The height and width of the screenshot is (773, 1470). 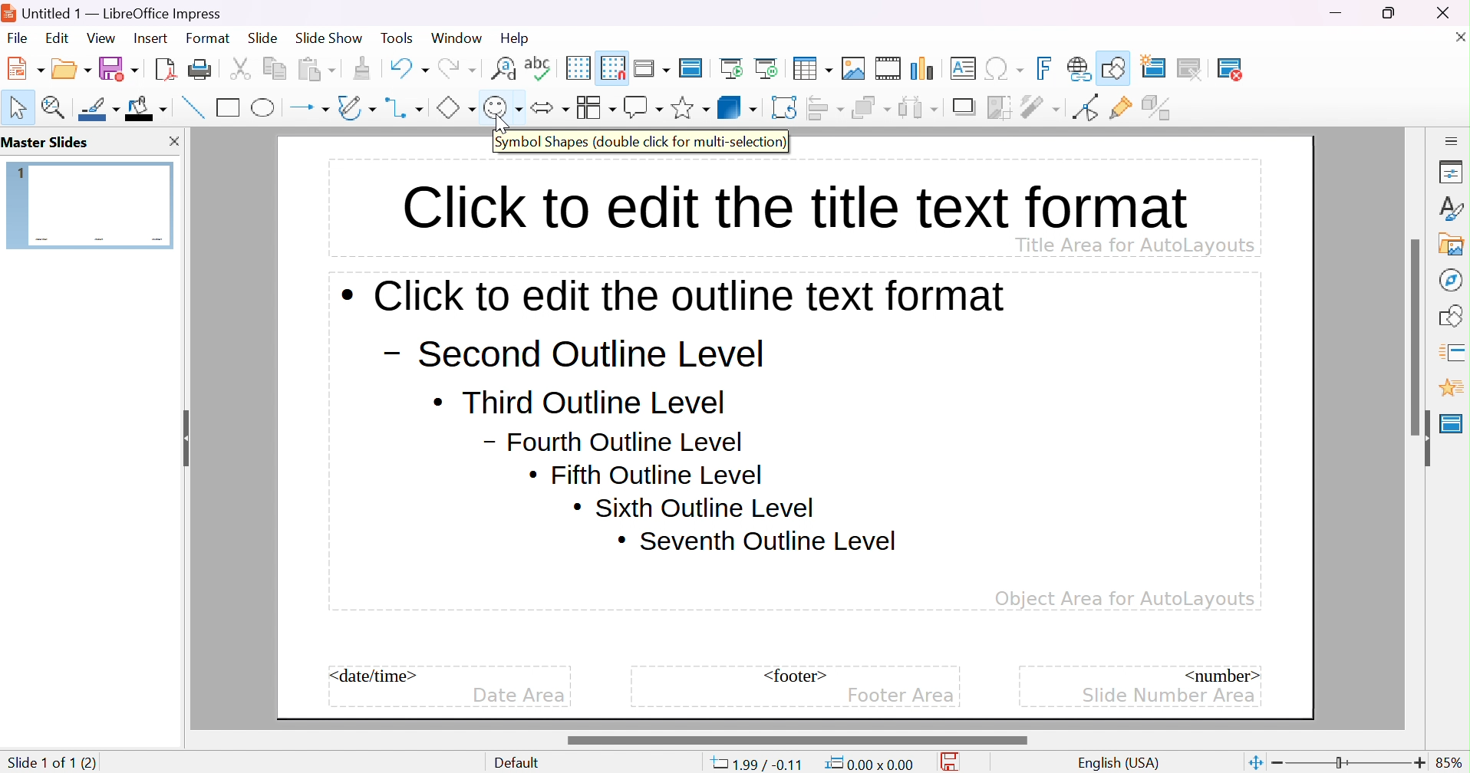 What do you see at coordinates (1417, 336) in the screenshot?
I see `slider` at bounding box center [1417, 336].